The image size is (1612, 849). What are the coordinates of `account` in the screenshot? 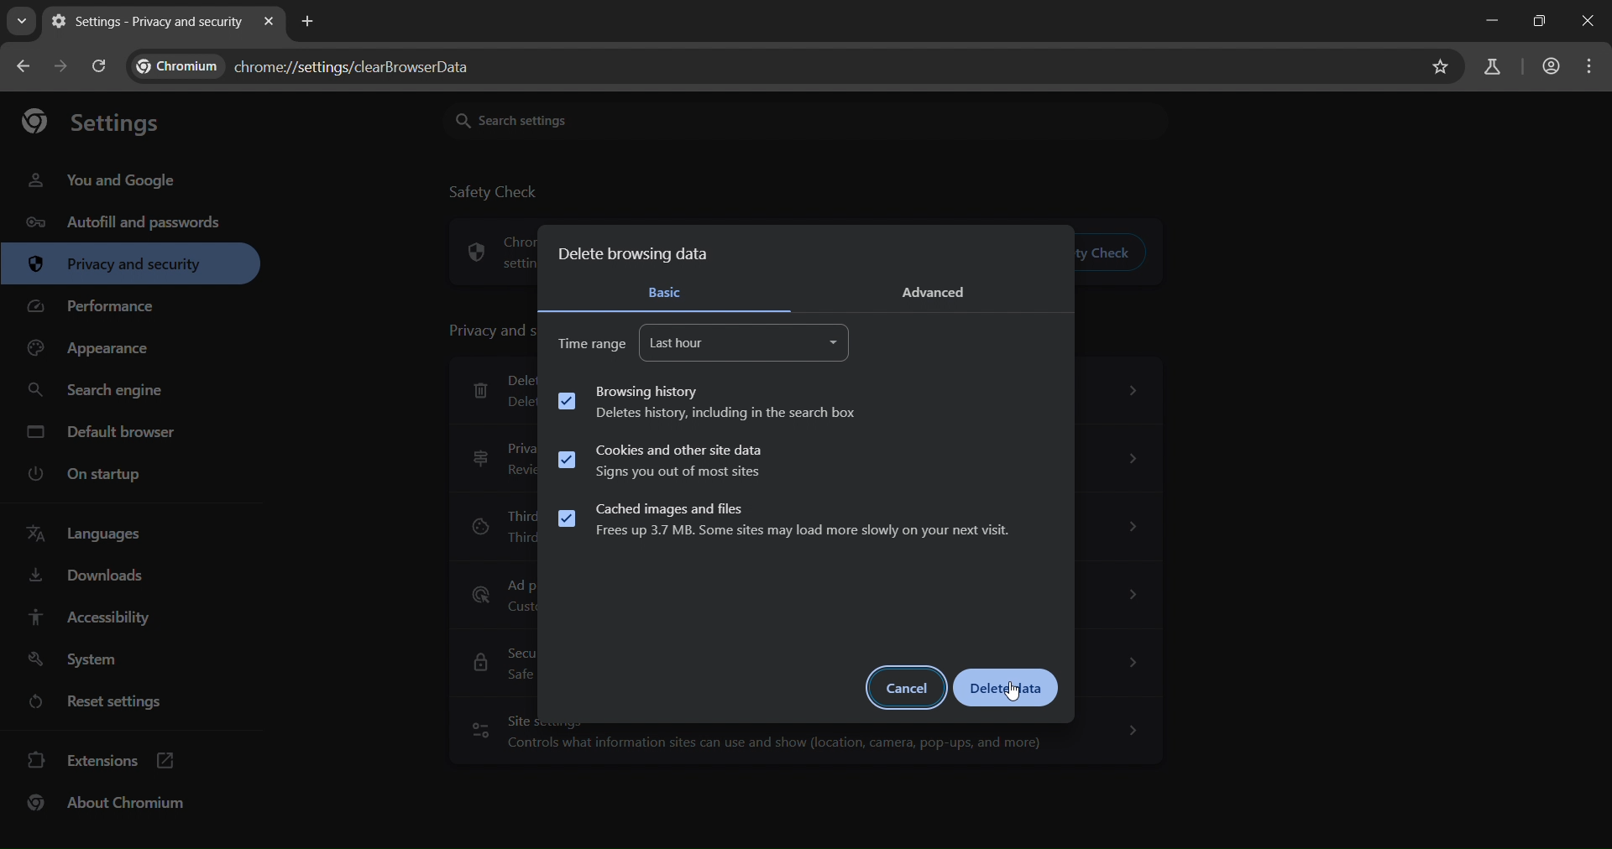 It's located at (1549, 66).